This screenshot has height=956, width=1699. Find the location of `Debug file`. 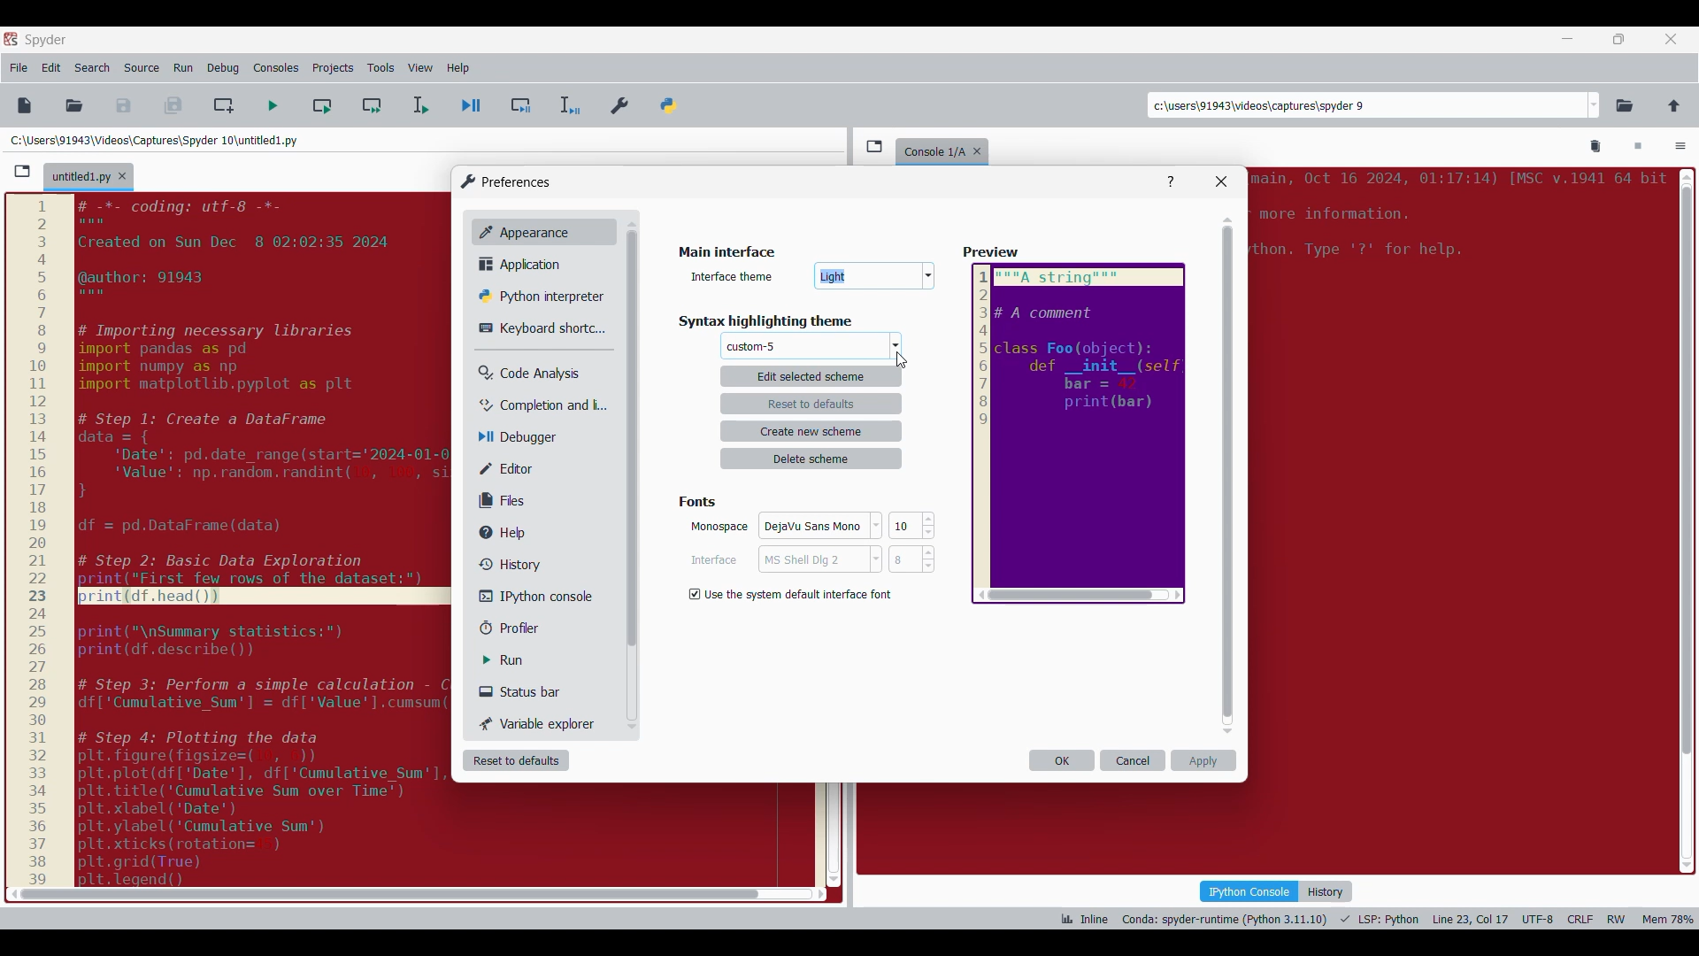

Debug file is located at coordinates (472, 106).